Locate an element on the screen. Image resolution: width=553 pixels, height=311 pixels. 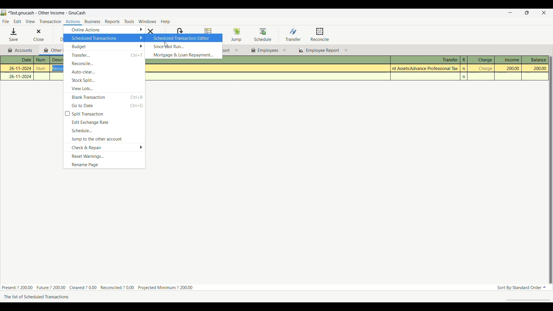
Assets:Advance Professional Tax is located at coordinates (426, 68).